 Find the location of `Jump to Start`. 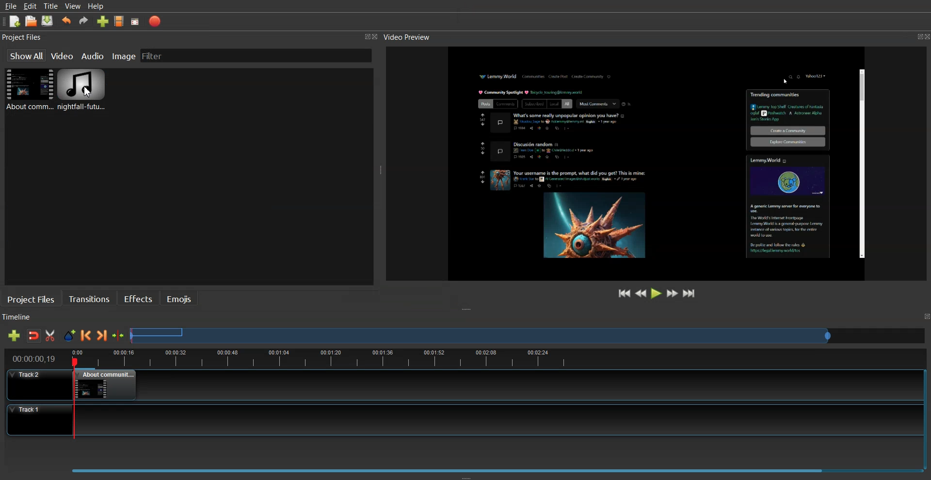

Jump to Start is located at coordinates (625, 293).